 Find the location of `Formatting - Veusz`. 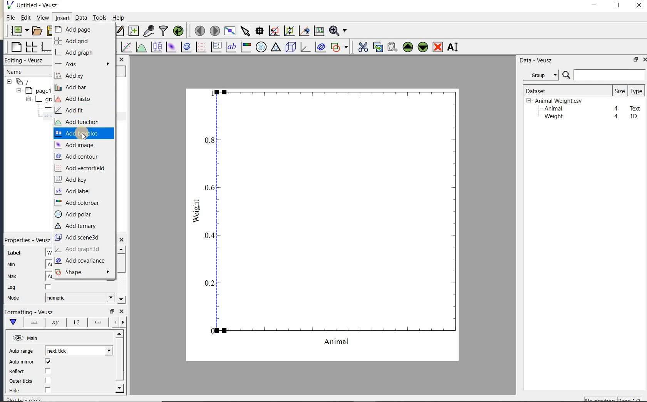

Formatting - Veusz is located at coordinates (29, 312).